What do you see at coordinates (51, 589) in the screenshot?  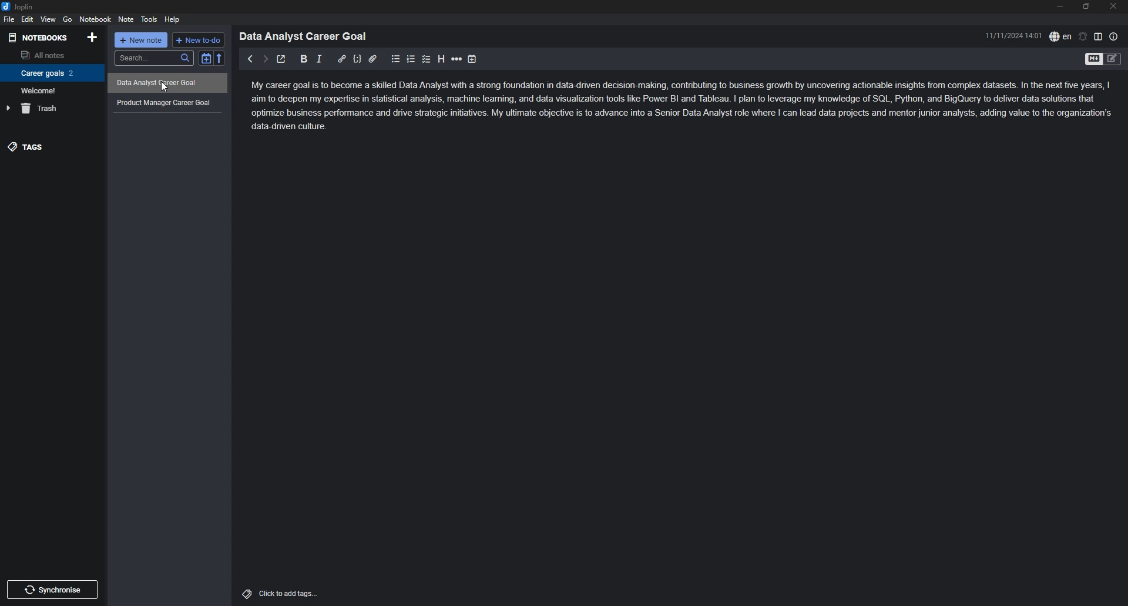 I see `synchronise` at bounding box center [51, 589].